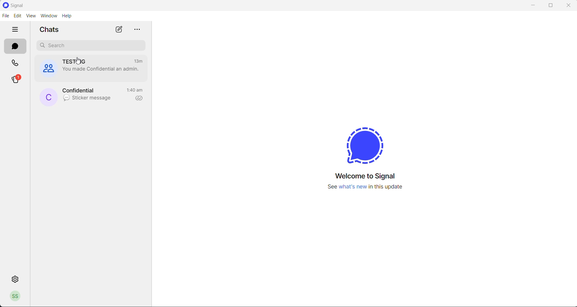  Describe the element at coordinates (17, 80) in the screenshot. I see `stories` at that location.